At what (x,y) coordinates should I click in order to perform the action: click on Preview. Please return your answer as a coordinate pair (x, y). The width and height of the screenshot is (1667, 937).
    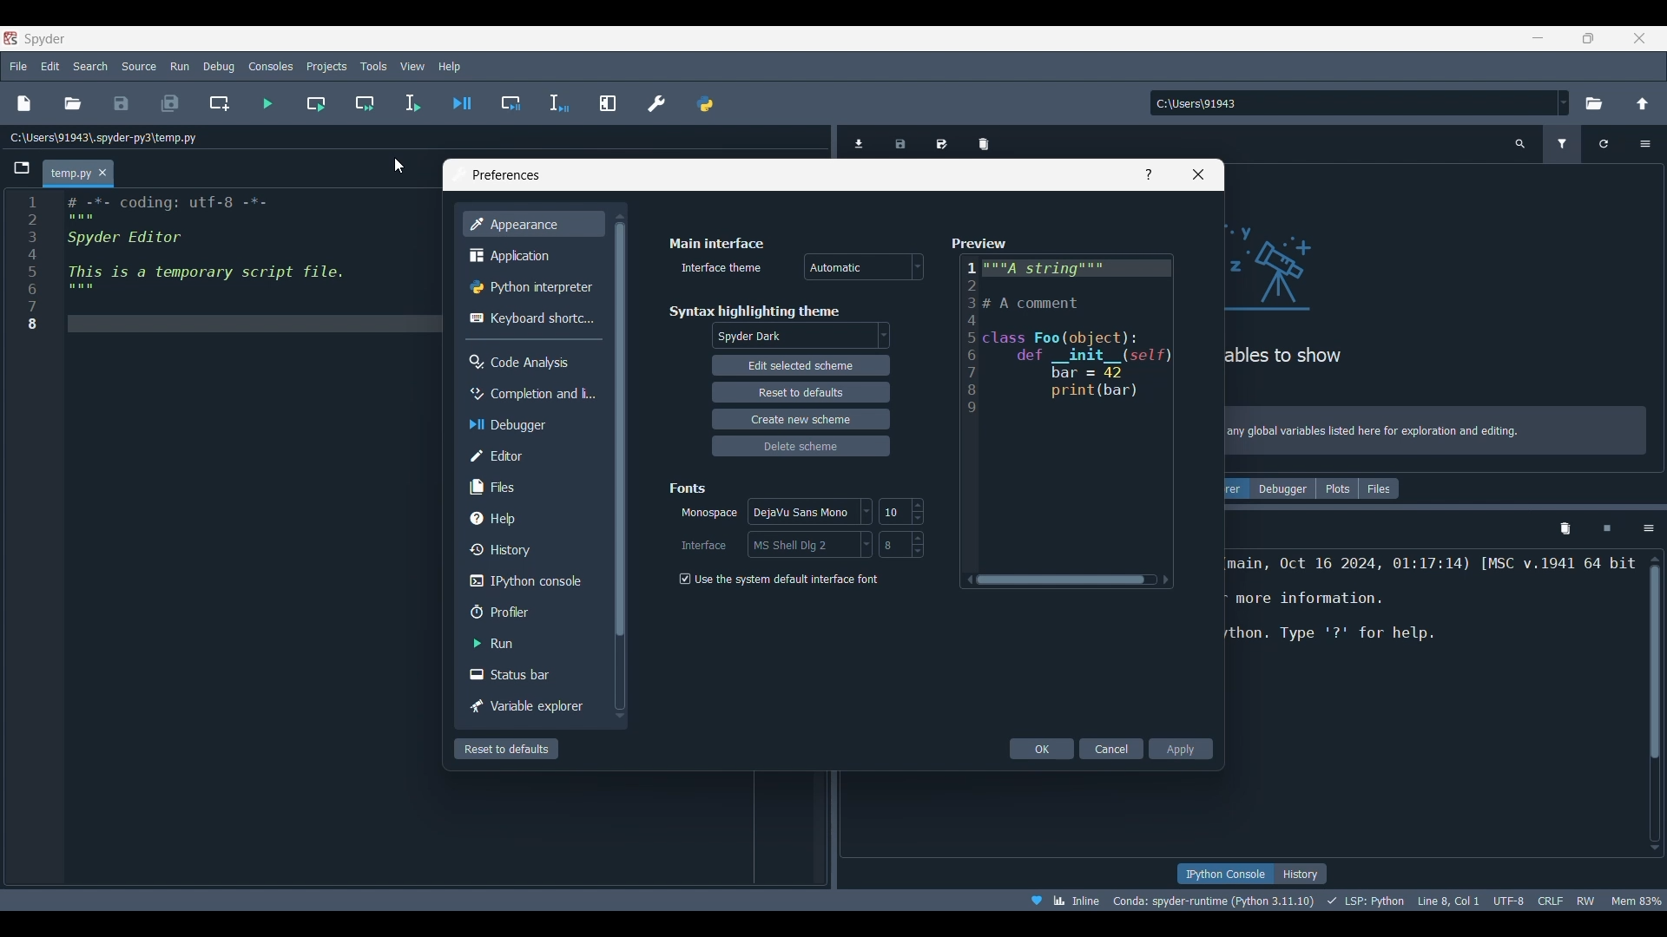
    Looking at the image, I should click on (981, 242).